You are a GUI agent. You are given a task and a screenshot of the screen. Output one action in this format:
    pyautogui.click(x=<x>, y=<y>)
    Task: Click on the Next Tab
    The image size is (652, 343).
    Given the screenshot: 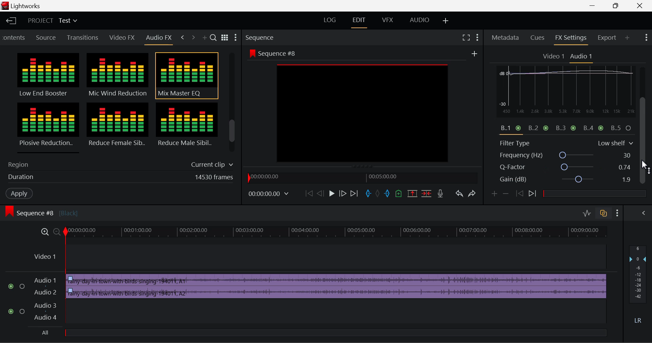 What is the action you would take?
    pyautogui.click(x=193, y=37)
    